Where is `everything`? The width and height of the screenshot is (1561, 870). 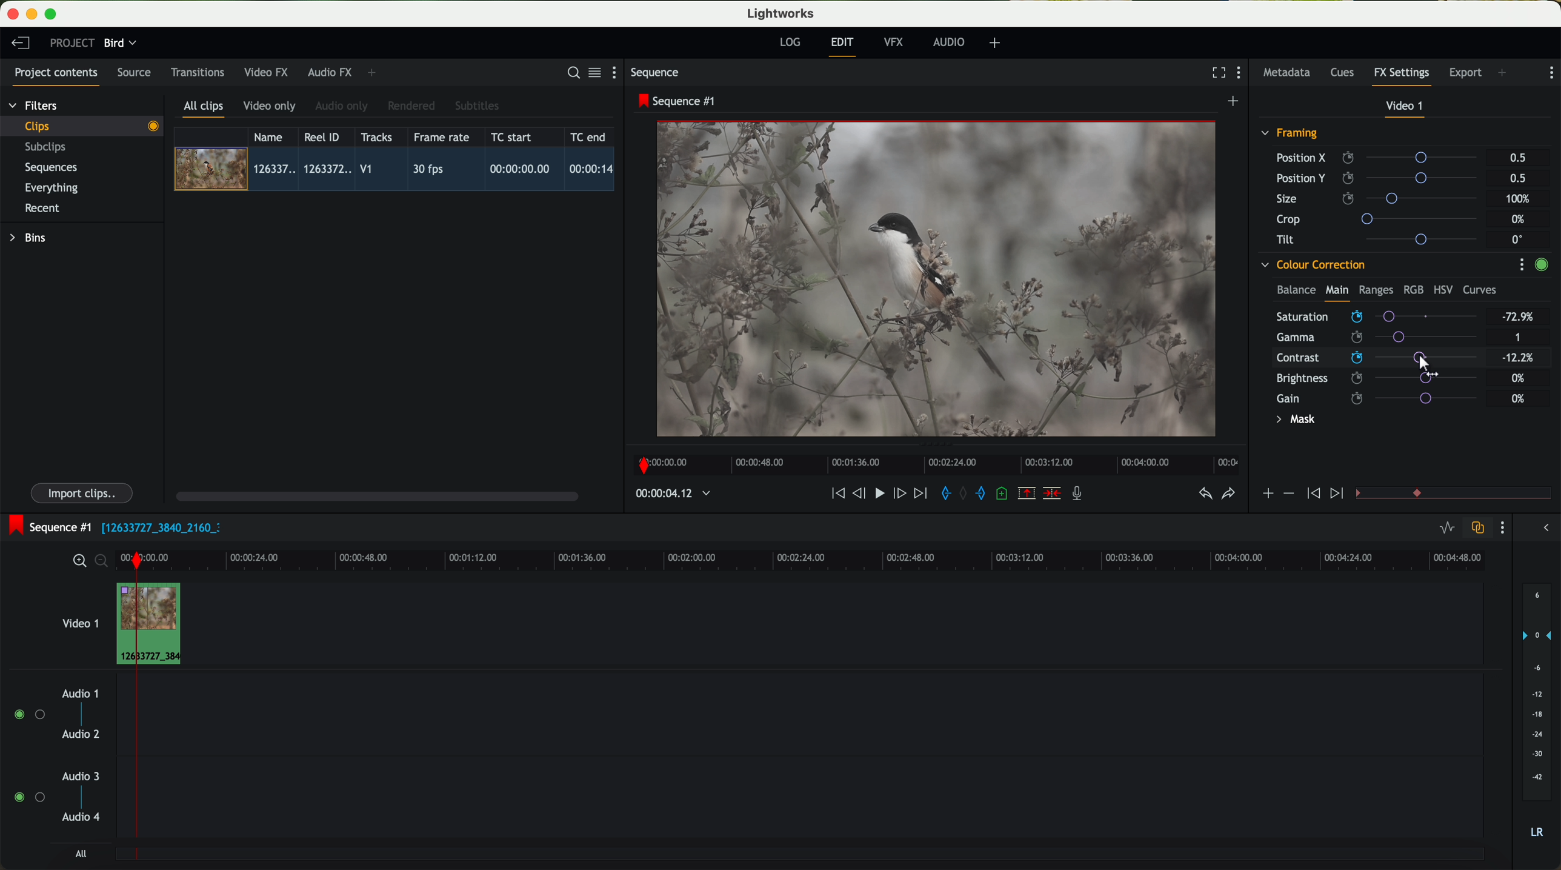
everything is located at coordinates (52, 188).